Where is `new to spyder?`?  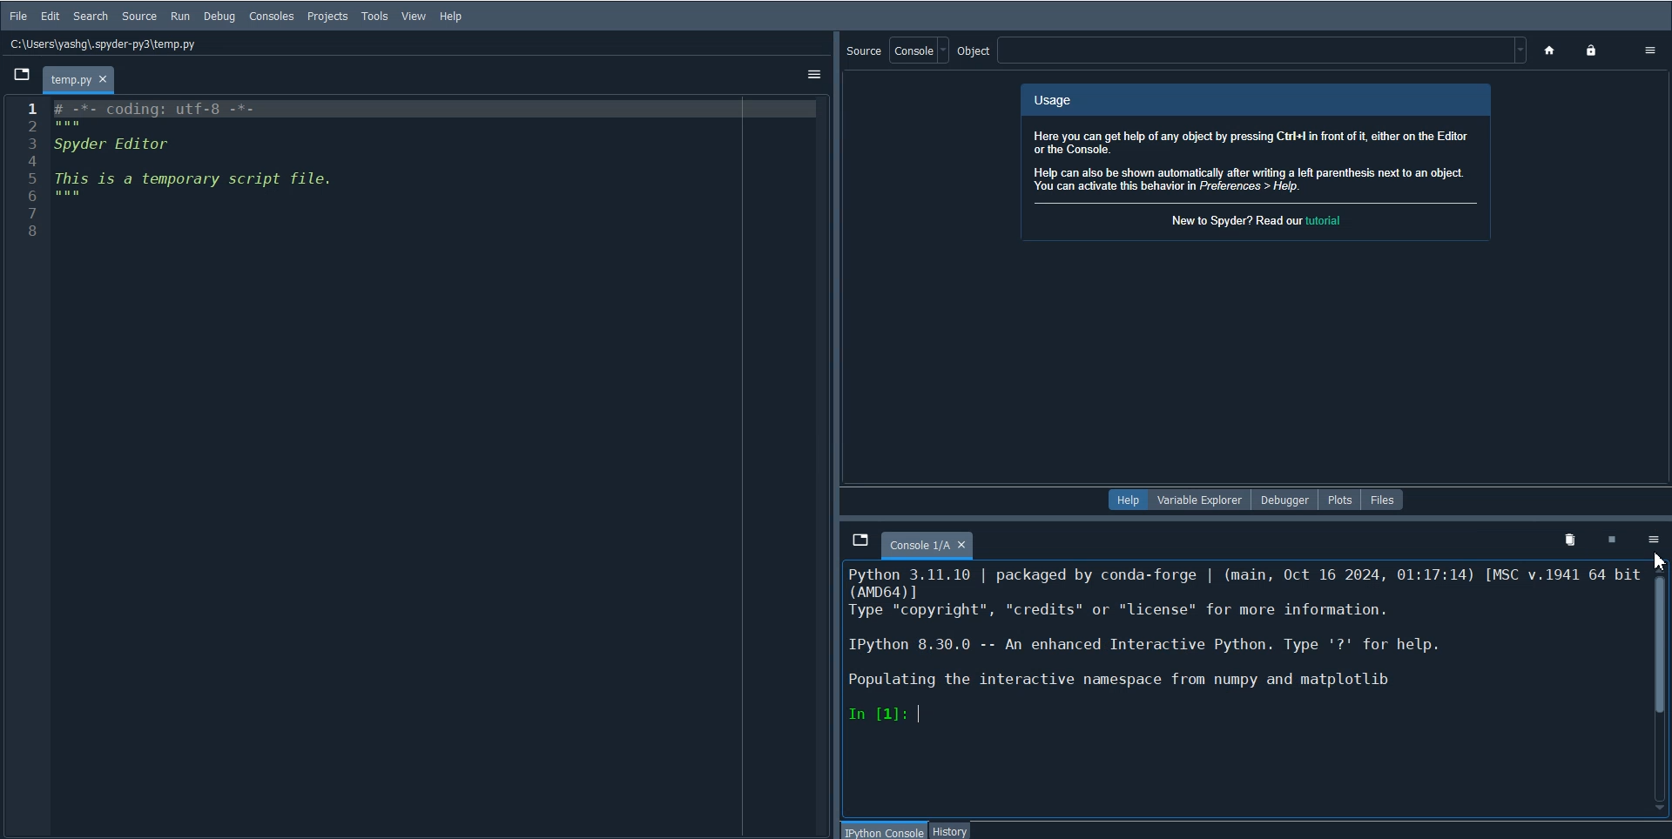
new to spyder? is located at coordinates (1236, 221).